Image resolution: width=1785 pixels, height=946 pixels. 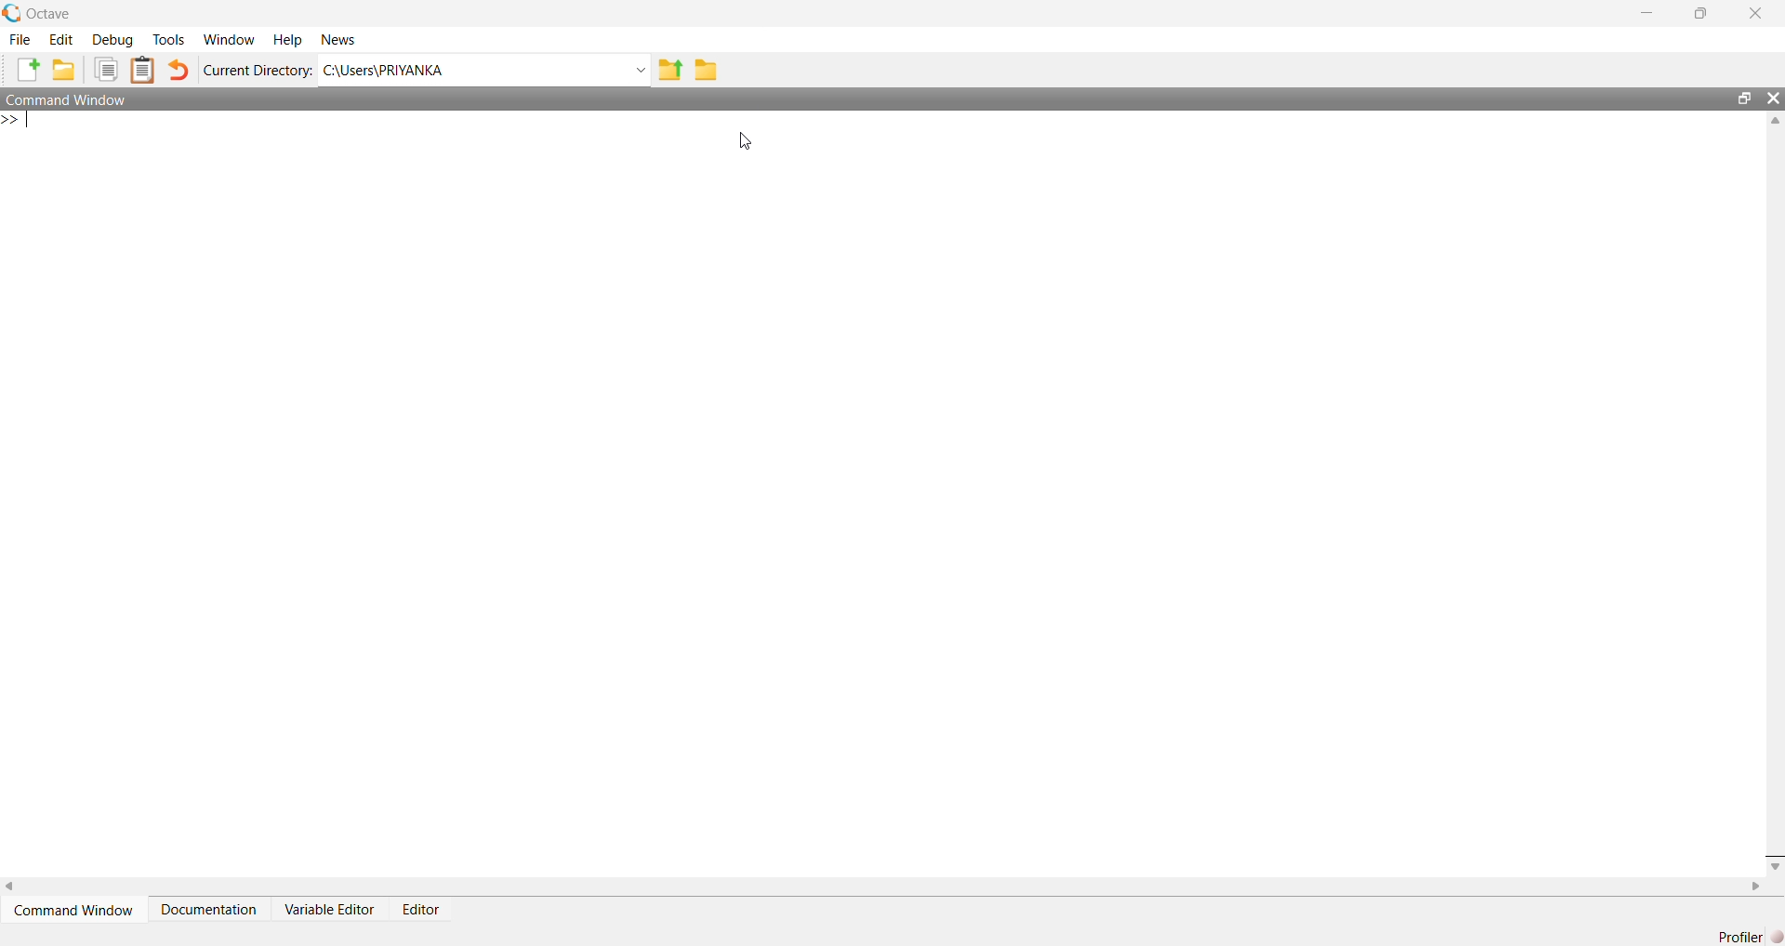 What do you see at coordinates (342, 41) in the screenshot?
I see `News` at bounding box center [342, 41].